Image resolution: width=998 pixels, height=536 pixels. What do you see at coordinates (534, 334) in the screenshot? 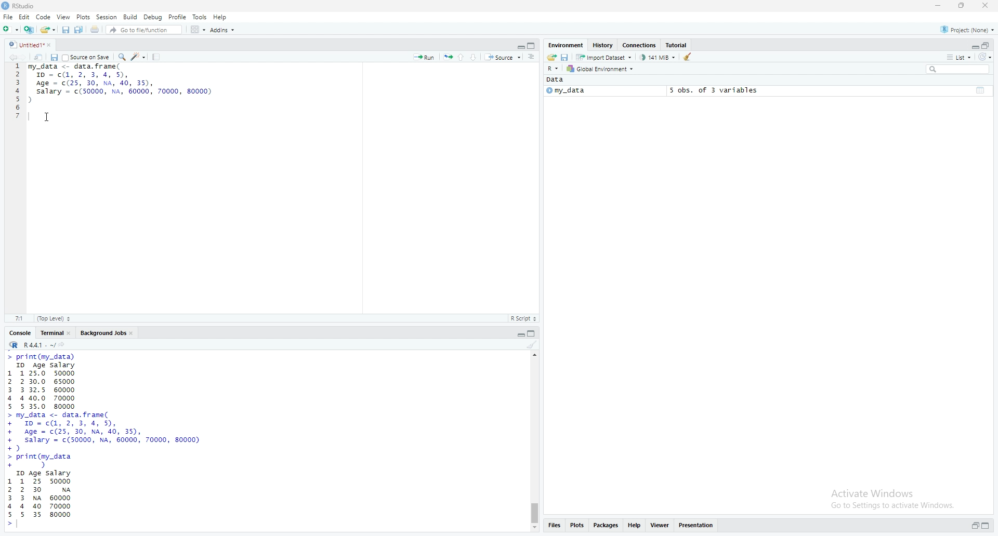
I see `collapse` at bounding box center [534, 334].